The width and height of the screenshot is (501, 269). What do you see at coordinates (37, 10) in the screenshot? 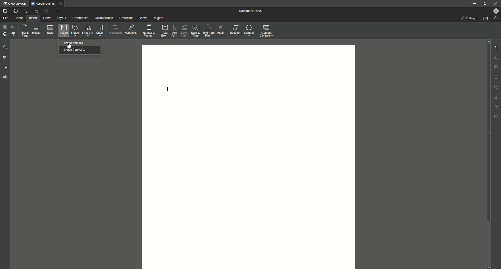
I see `Undo` at bounding box center [37, 10].